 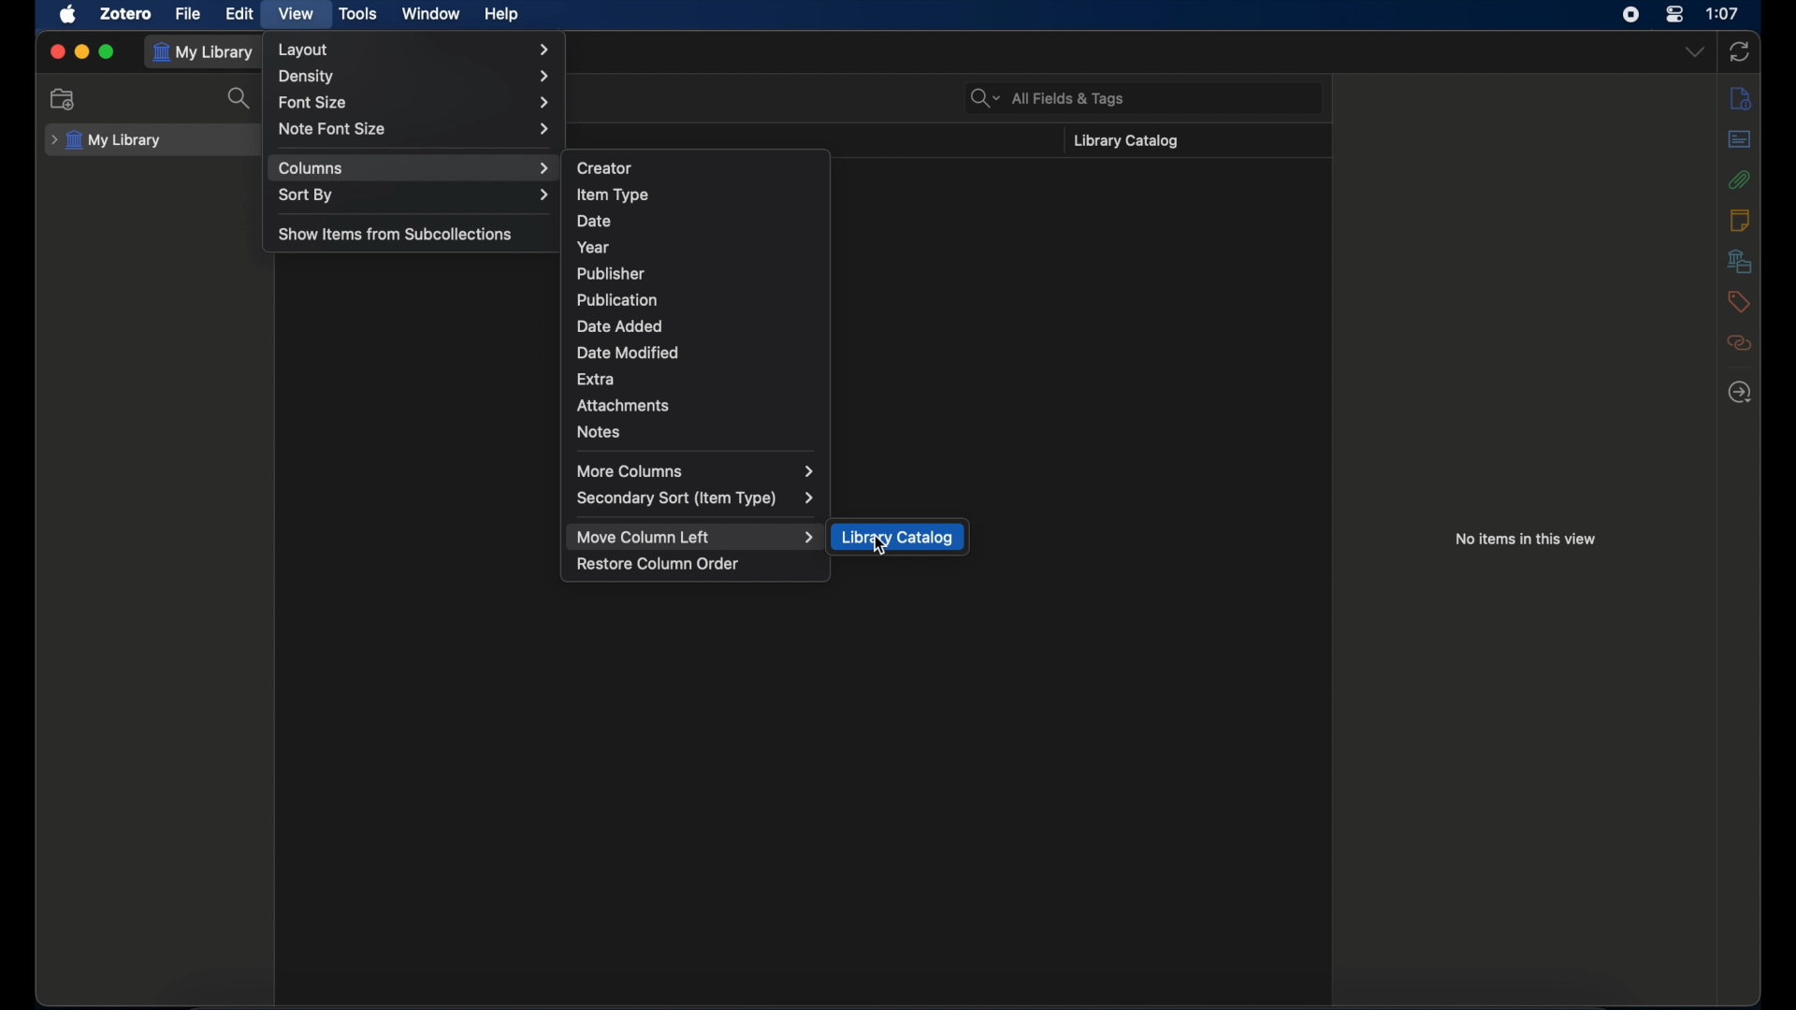 I want to click on sort by, so click(x=414, y=195).